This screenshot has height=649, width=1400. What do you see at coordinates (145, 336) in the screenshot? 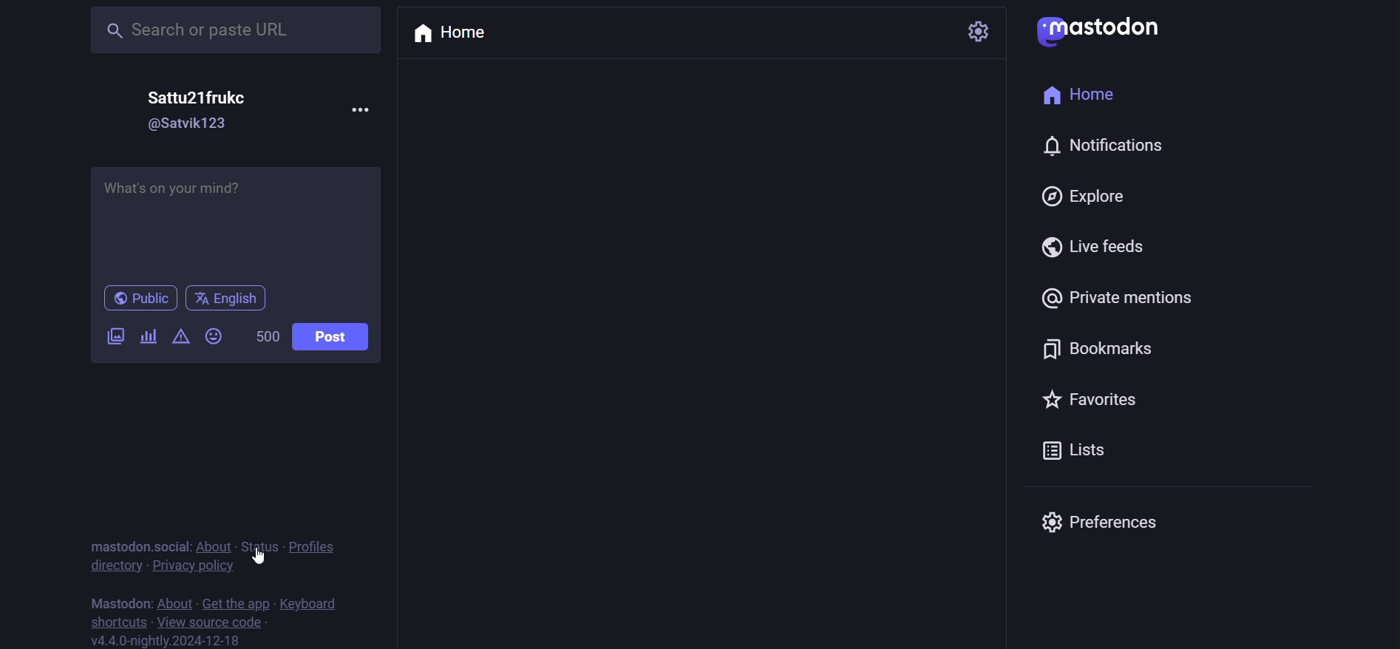
I see `poll` at bounding box center [145, 336].